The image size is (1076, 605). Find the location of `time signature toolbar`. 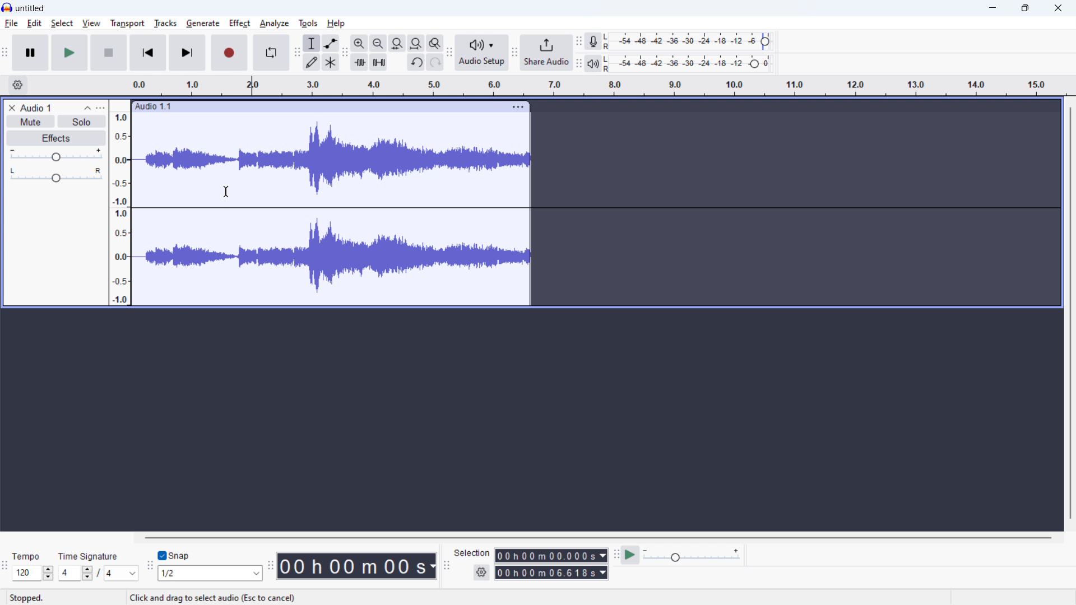

time signature toolbar is located at coordinates (6, 568).